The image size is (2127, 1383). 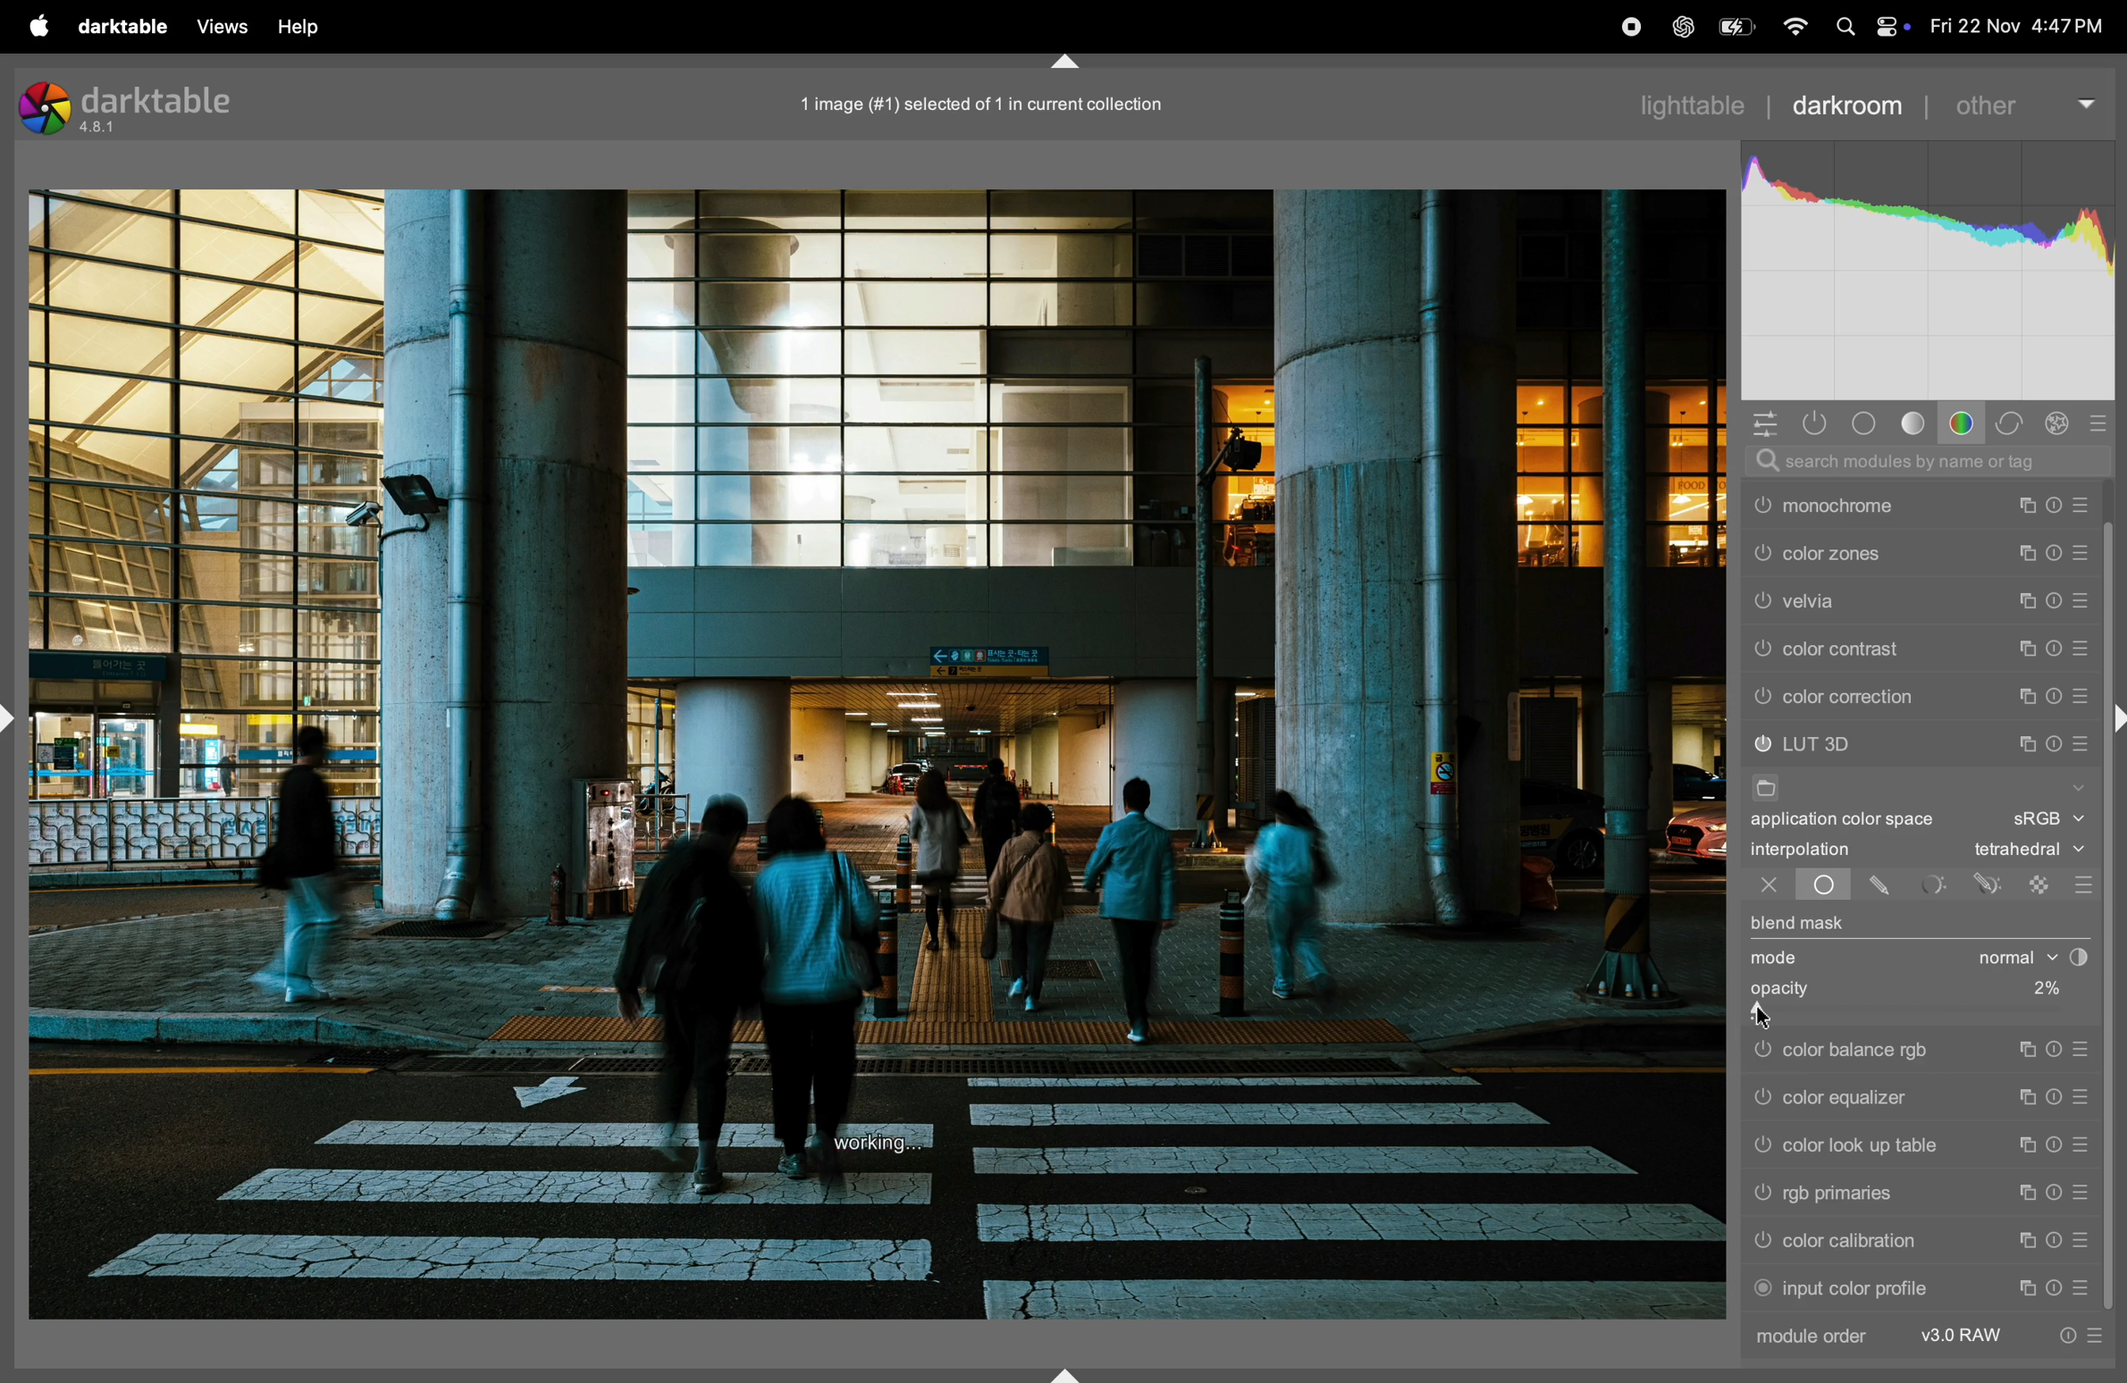 I want to click on interpolation, so click(x=1819, y=851).